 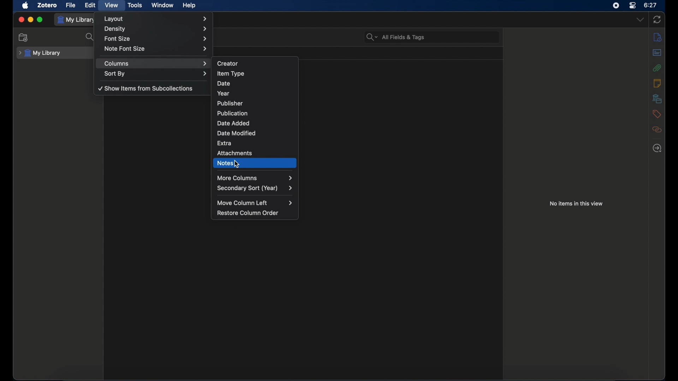 I want to click on new collection, so click(x=24, y=38).